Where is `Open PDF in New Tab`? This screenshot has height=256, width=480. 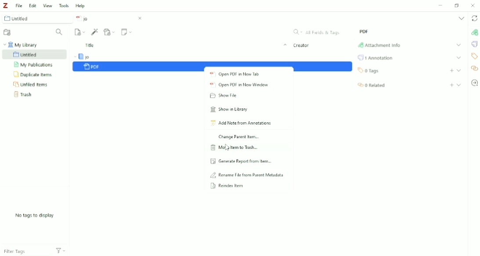
Open PDF in New Tab is located at coordinates (234, 75).